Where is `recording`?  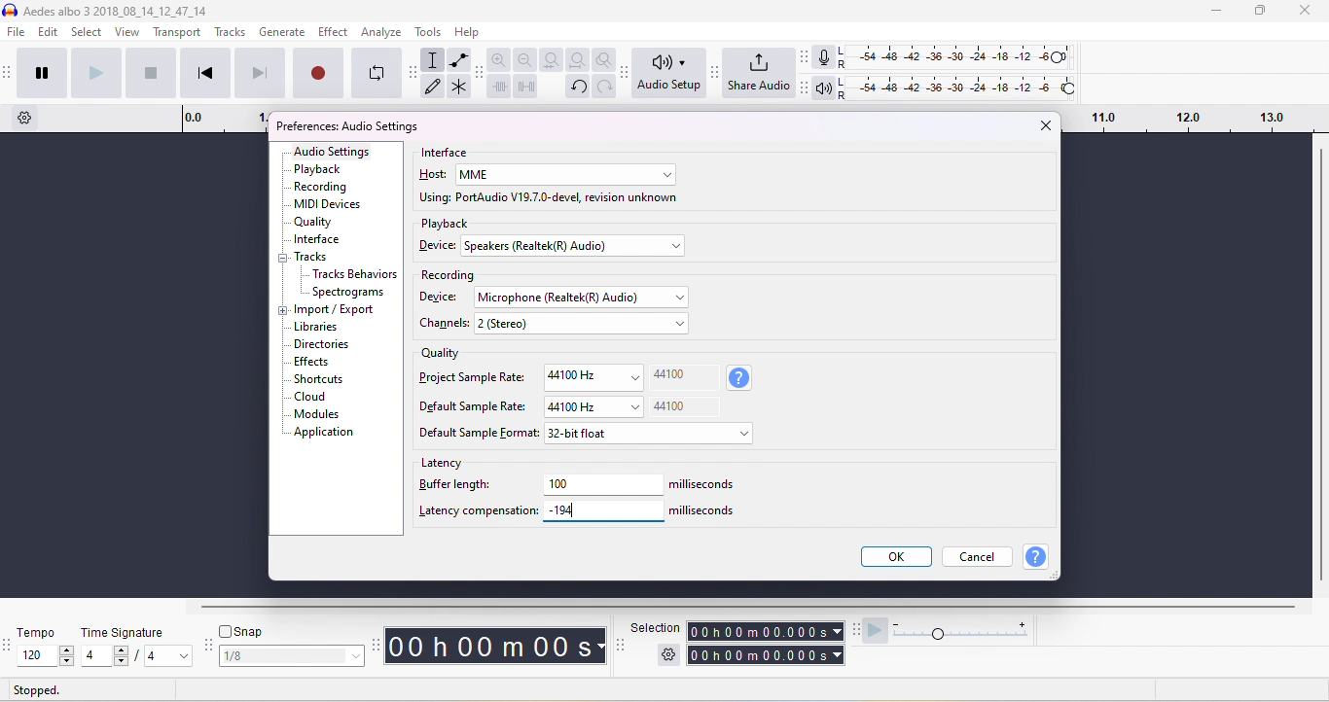
recording is located at coordinates (447, 276).